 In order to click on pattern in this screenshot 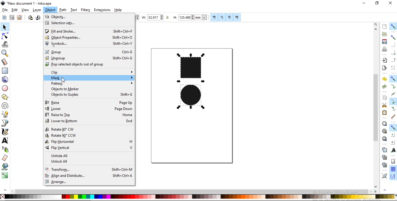, I will do `click(91, 84)`.